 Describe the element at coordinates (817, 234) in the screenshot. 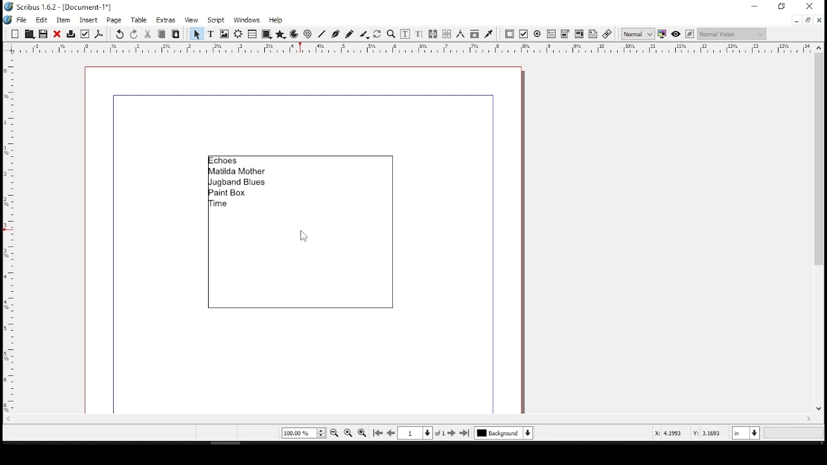

I see `scroll bar` at that location.